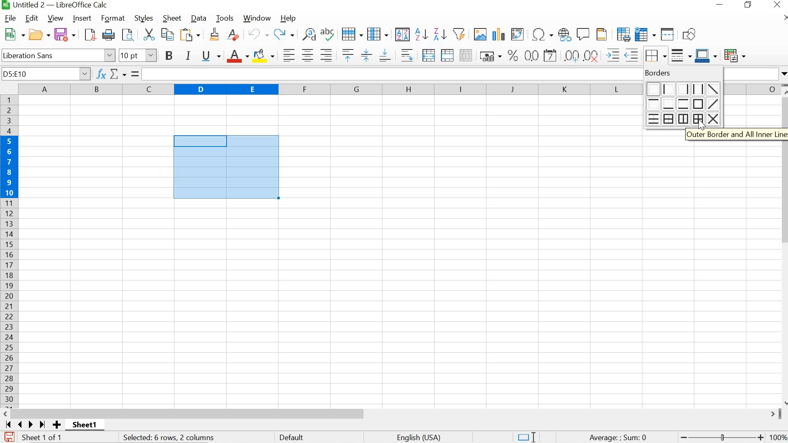 The width and height of the screenshot is (788, 443). What do you see at coordinates (149, 34) in the screenshot?
I see `CUT` at bounding box center [149, 34].